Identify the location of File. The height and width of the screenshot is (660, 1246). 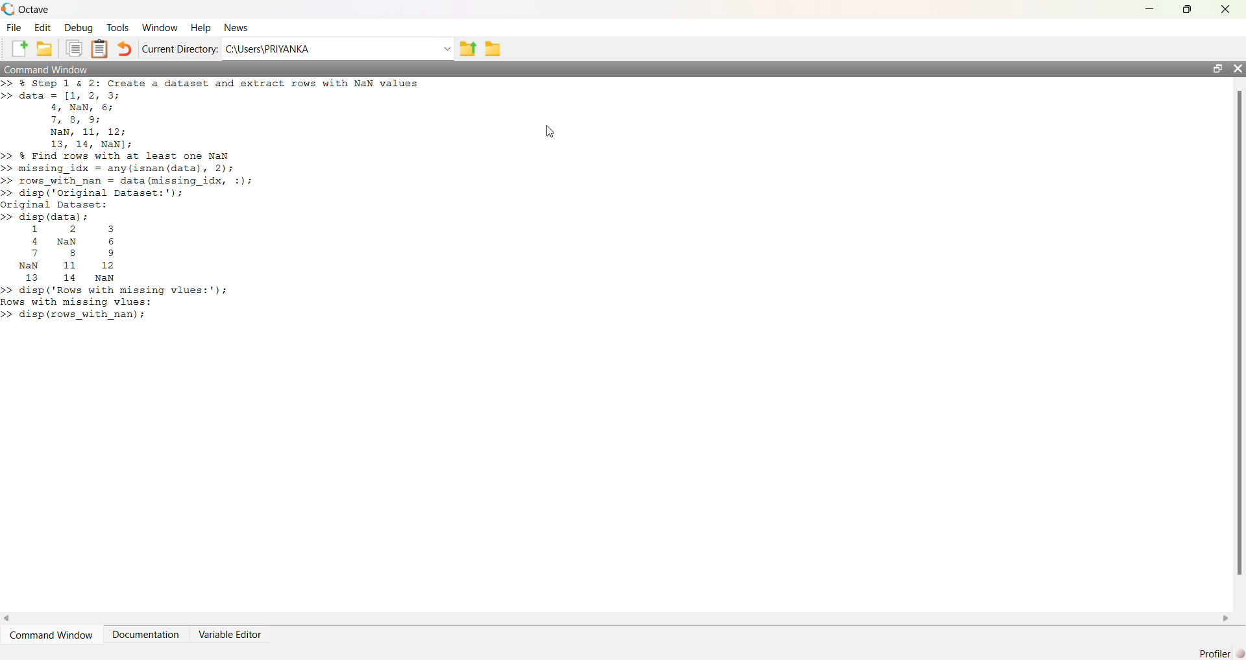
(14, 28).